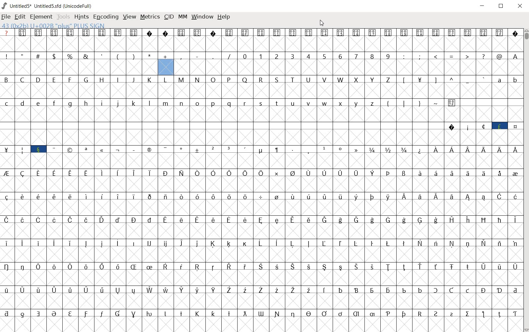 Image resolution: width=529 pixels, height=332 pixels. I want to click on special characters, so click(207, 64).